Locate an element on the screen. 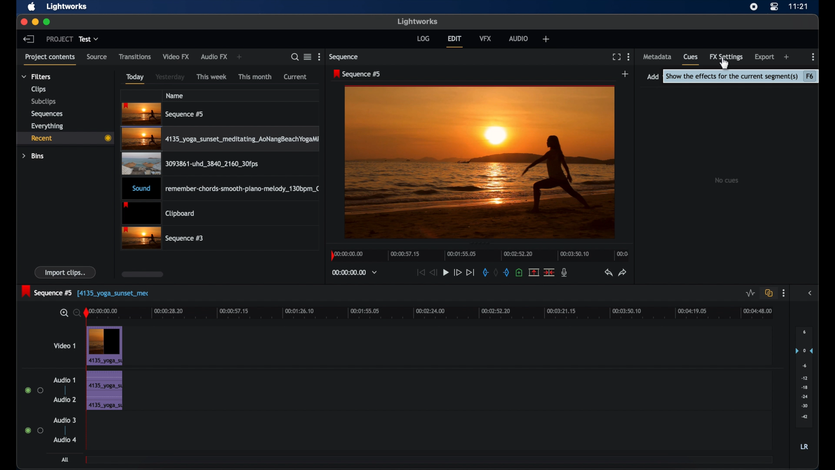 The height and width of the screenshot is (470, 835). clear marks is located at coordinates (496, 273).